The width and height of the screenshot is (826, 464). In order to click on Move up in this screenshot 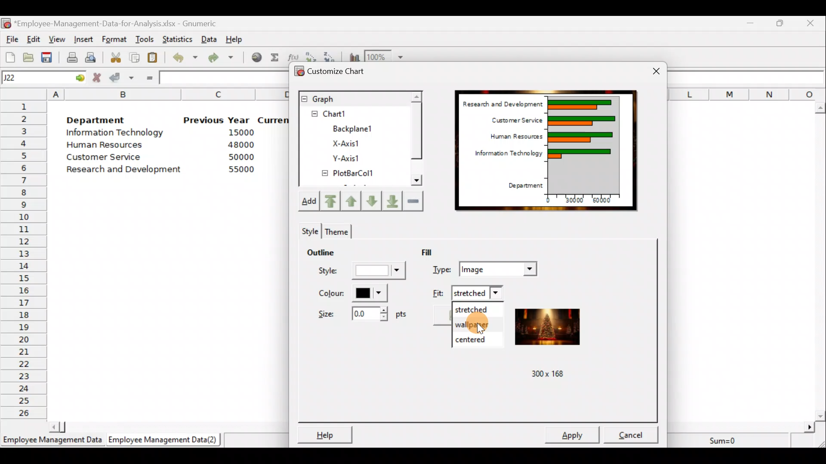, I will do `click(370, 200)`.